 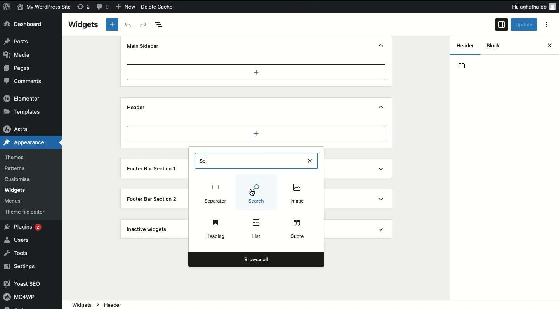 I want to click on search, so click(x=258, y=160).